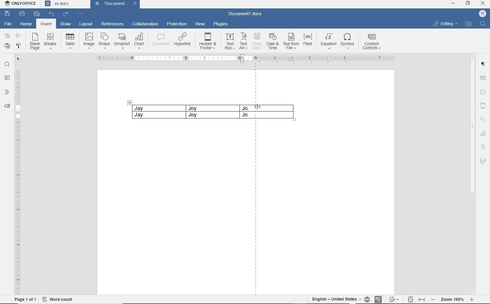 The image size is (490, 304). I want to click on CHART, so click(139, 41).